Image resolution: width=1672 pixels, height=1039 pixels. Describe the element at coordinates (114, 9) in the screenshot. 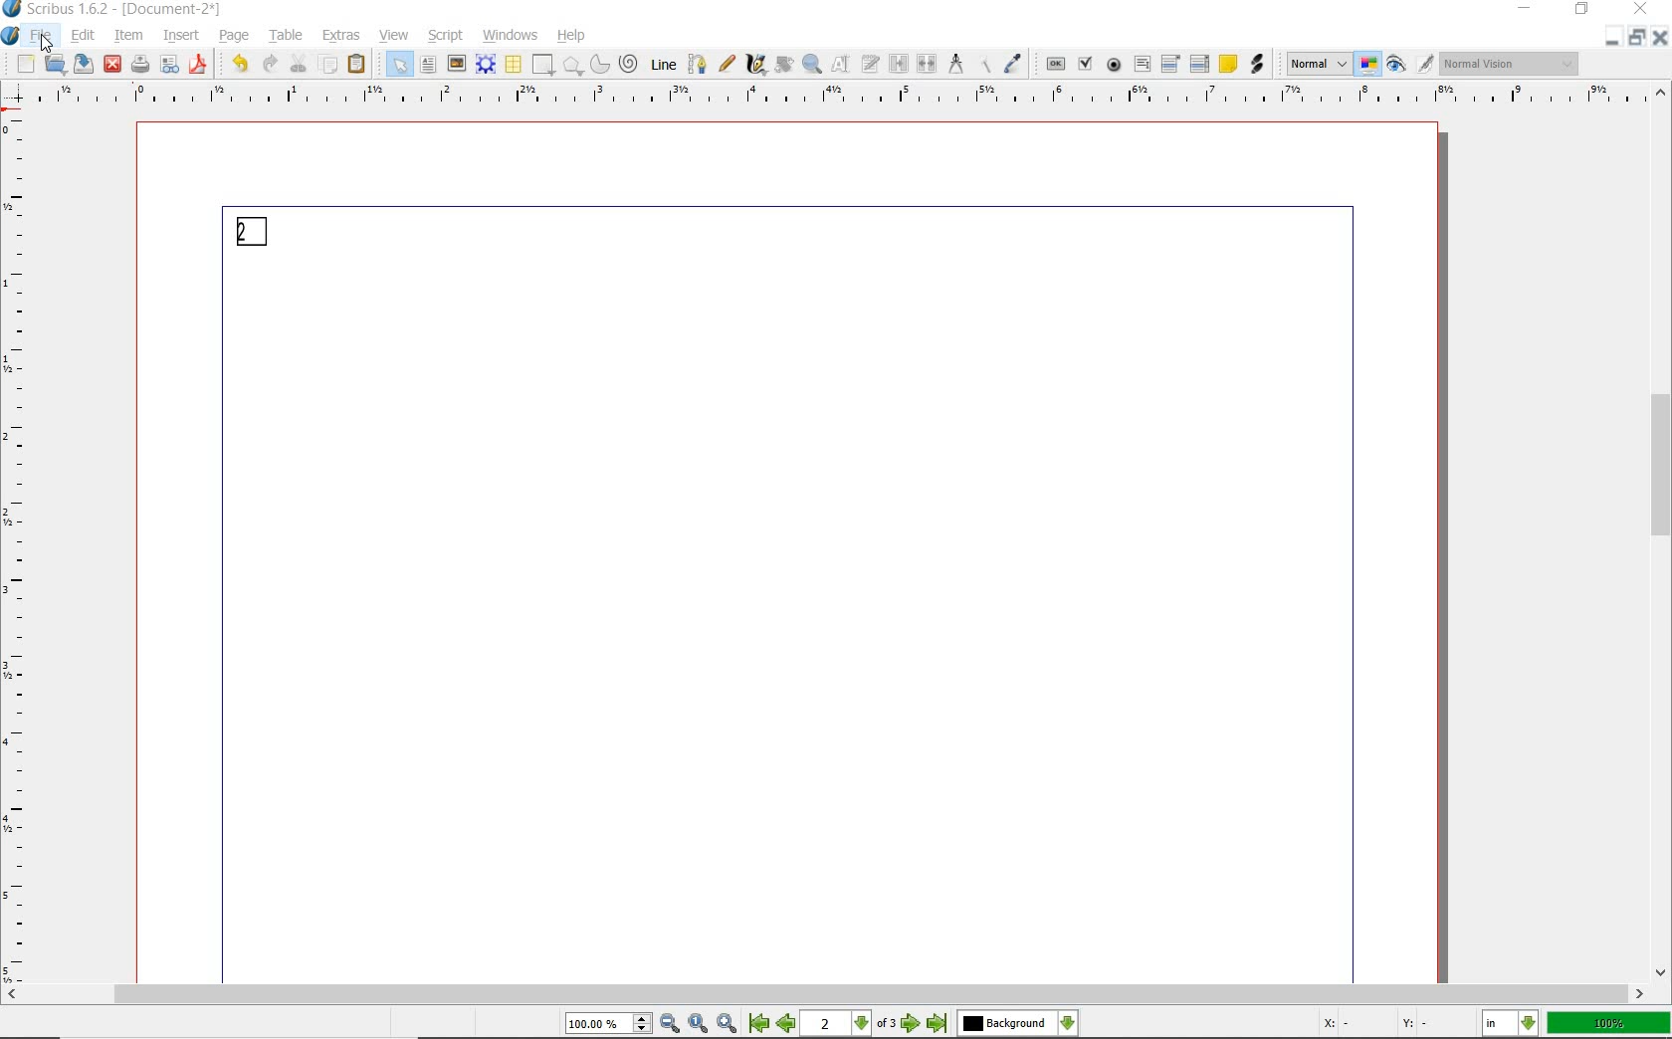

I see `Scribus 1.62 - [Document-2*]` at that location.